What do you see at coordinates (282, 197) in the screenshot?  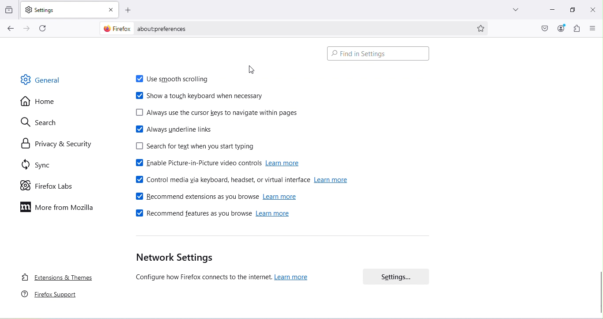 I see `learn more` at bounding box center [282, 197].